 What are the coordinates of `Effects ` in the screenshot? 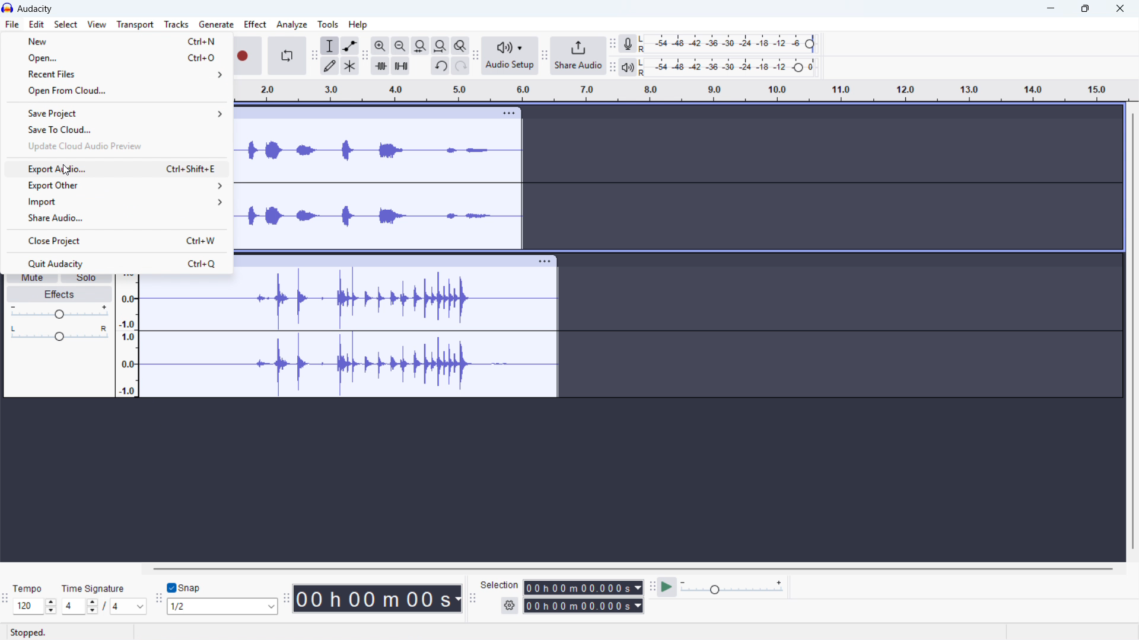 It's located at (59, 295).